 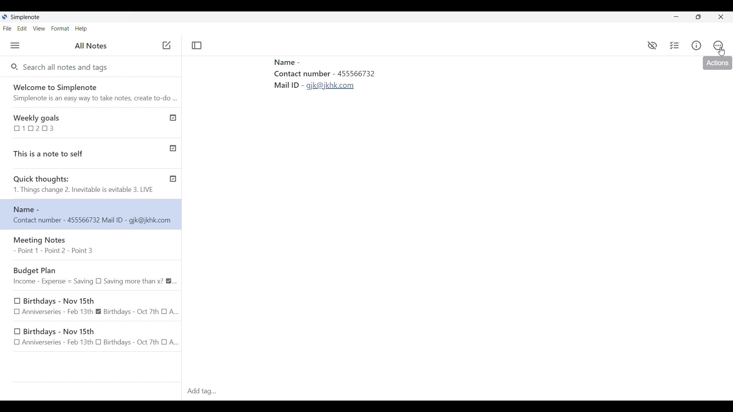 What do you see at coordinates (718, 63) in the screenshot?
I see `actions` at bounding box center [718, 63].